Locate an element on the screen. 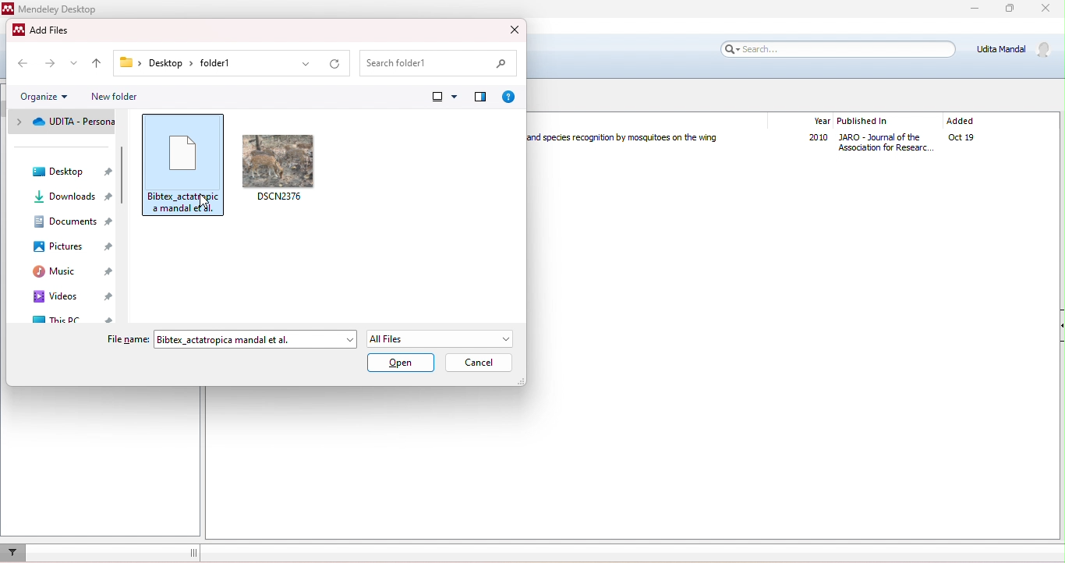 This screenshot has width=1065, height=563. Change dimension of window is located at coordinates (521, 382).